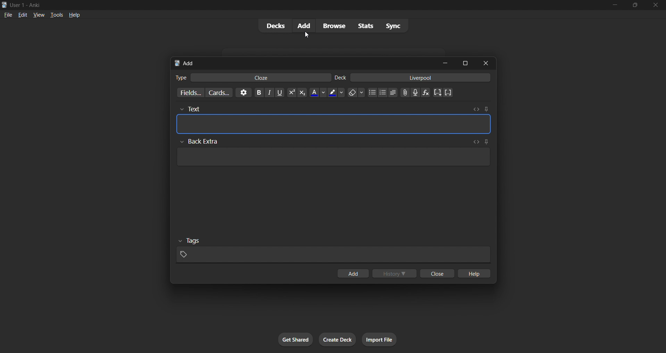  I want to click on close, so click(485, 62).